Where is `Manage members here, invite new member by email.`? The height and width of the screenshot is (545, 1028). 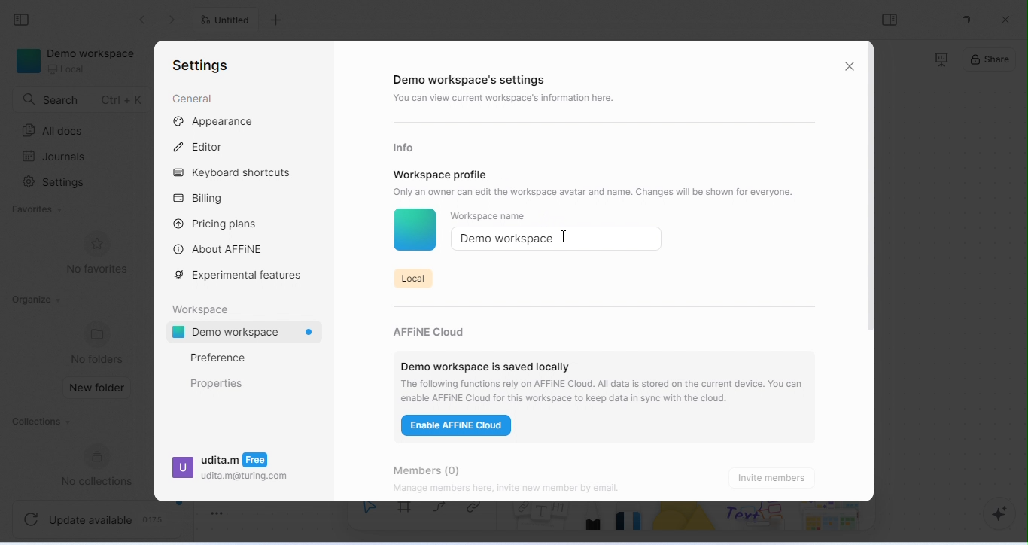 Manage members here, invite new member by email. is located at coordinates (537, 489).